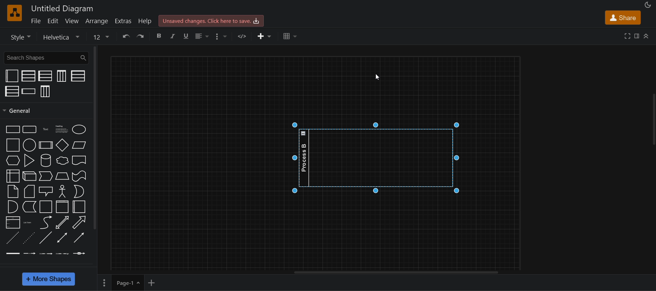 The image size is (656, 291). Describe the element at coordinates (77, 76) in the screenshot. I see `horizontal pool 1` at that location.